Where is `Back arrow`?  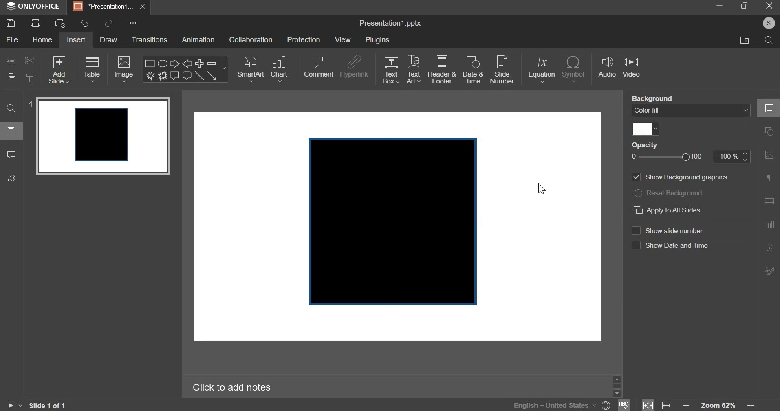
Back arrow is located at coordinates (188, 63).